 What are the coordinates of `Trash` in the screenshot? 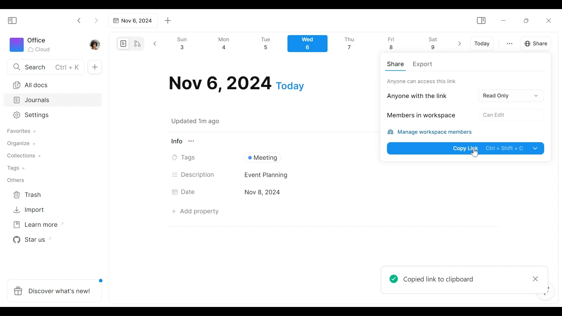 It's located at (28, 195).